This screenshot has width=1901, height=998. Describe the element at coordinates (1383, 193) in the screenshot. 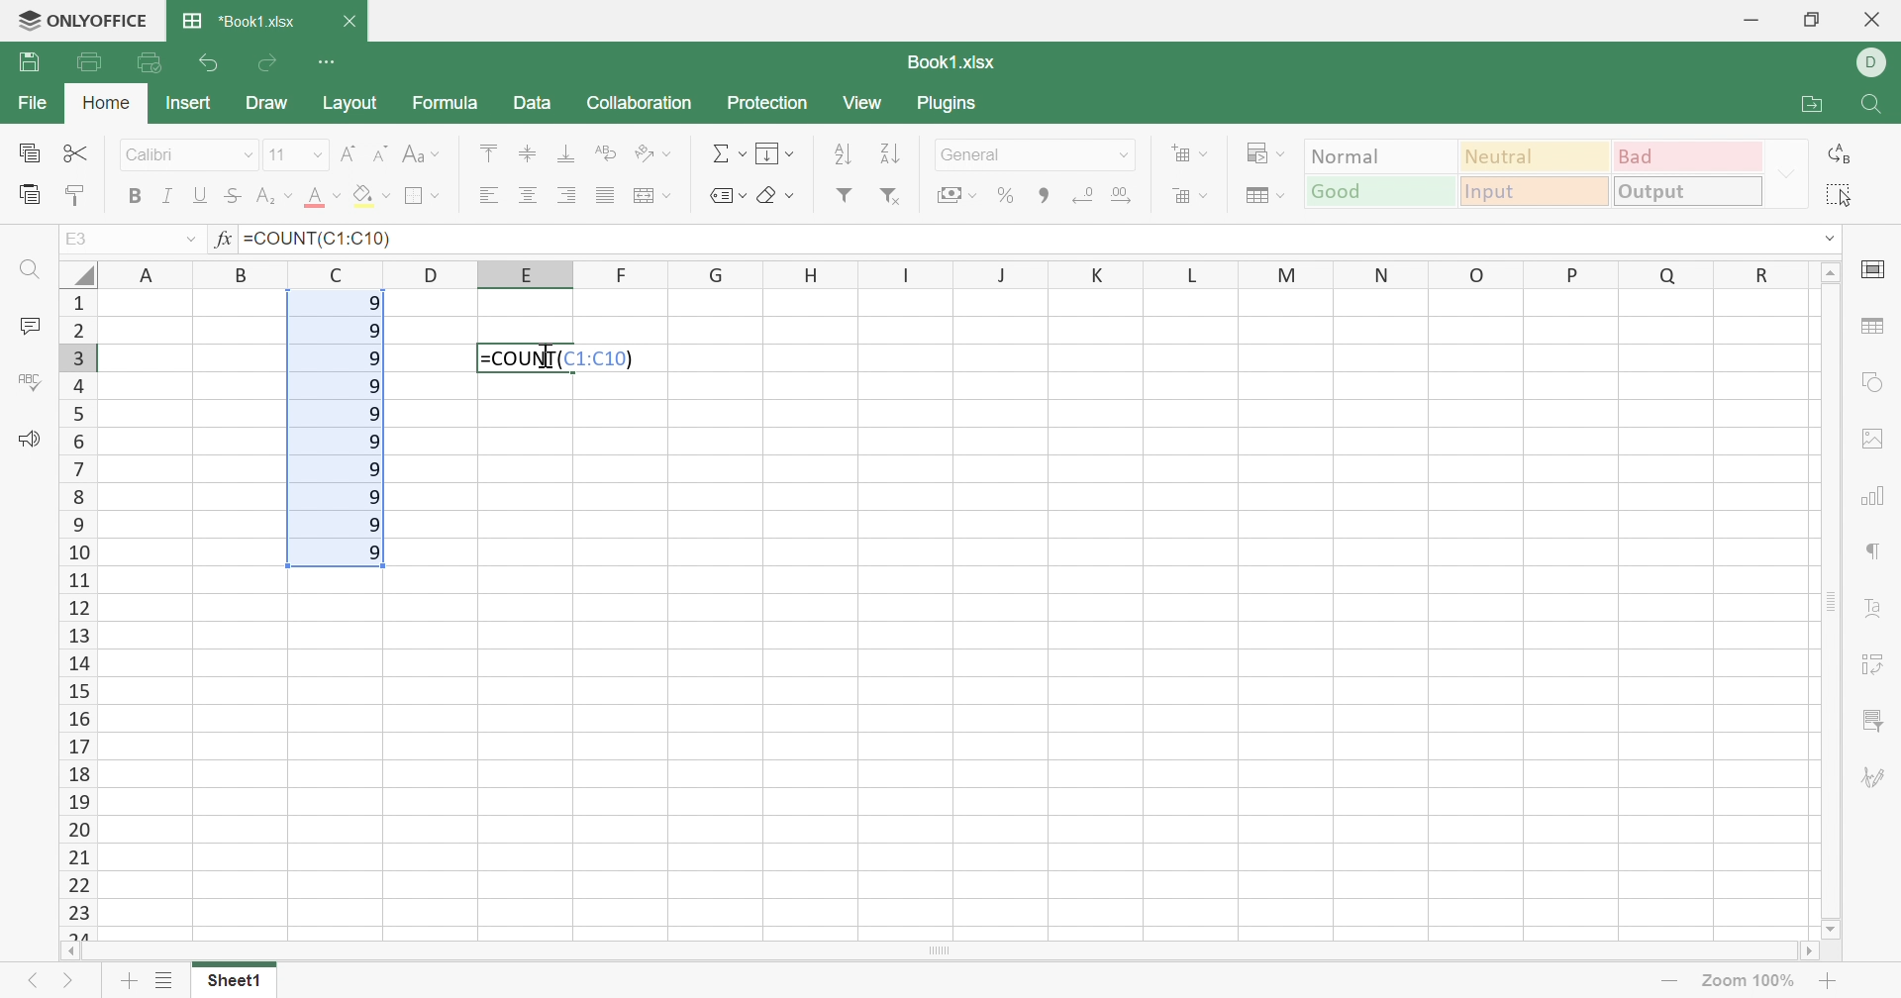

I see `Good` at that location.